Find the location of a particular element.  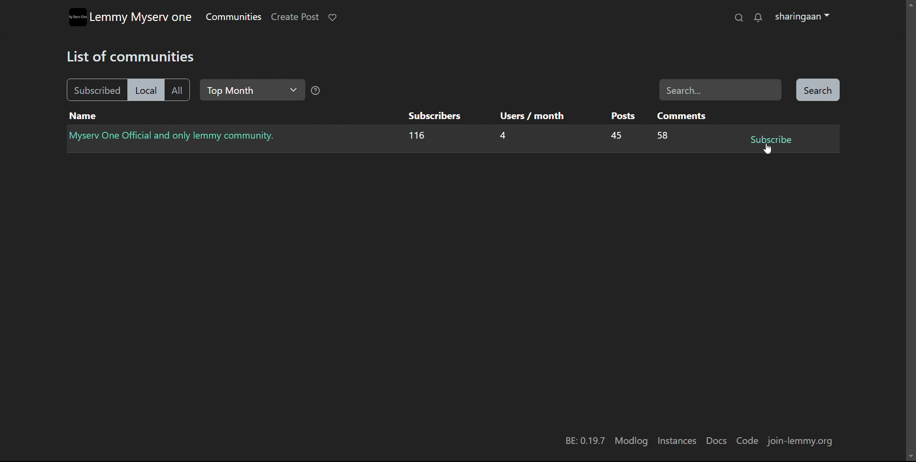

profile is located at coordinates (802, 17).